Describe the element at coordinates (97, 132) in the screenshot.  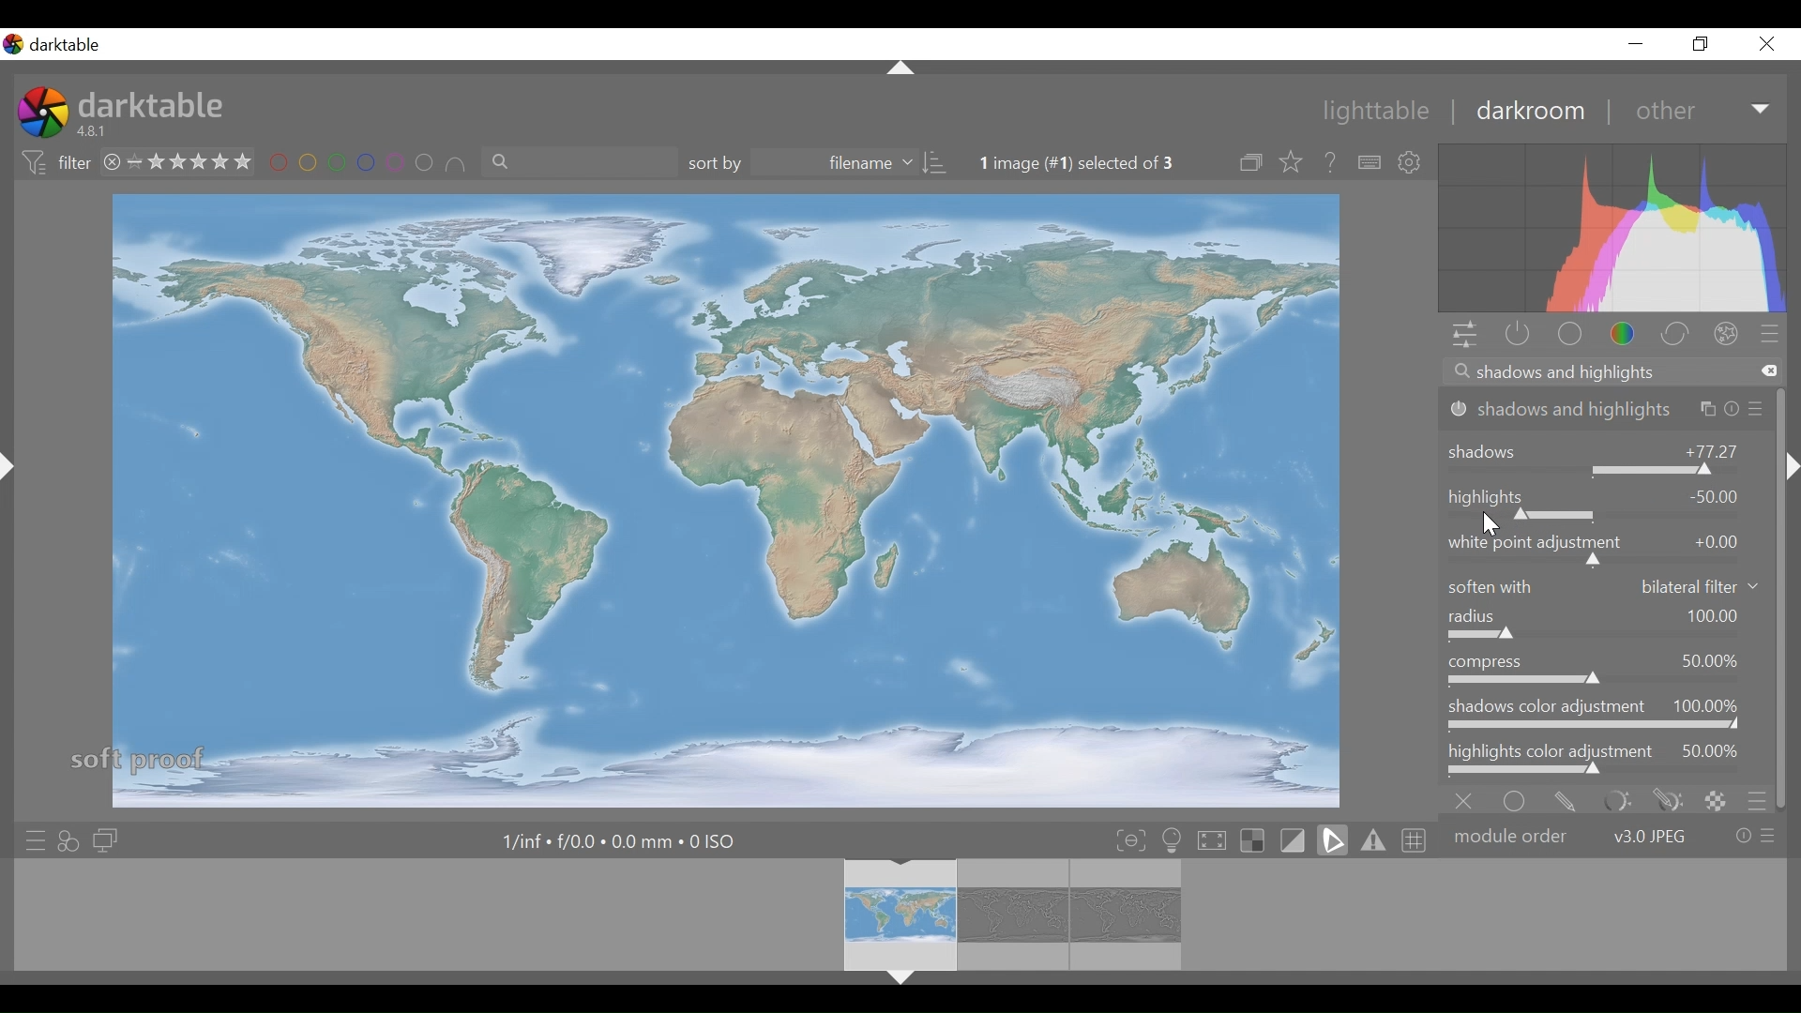
I see `Version` at that location.